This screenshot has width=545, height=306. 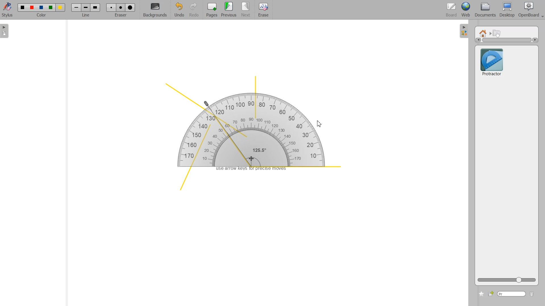 What do you see at coordinates (42, 16) in the screenshot?
I see `color` at bounding box center [42, 16].